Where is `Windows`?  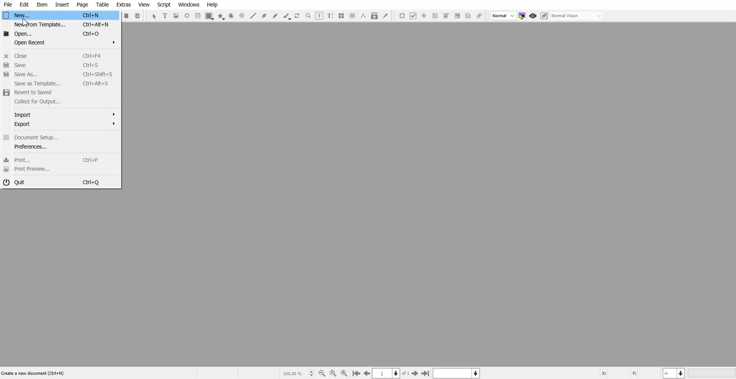
Windows is located at coordinates (189, 5).